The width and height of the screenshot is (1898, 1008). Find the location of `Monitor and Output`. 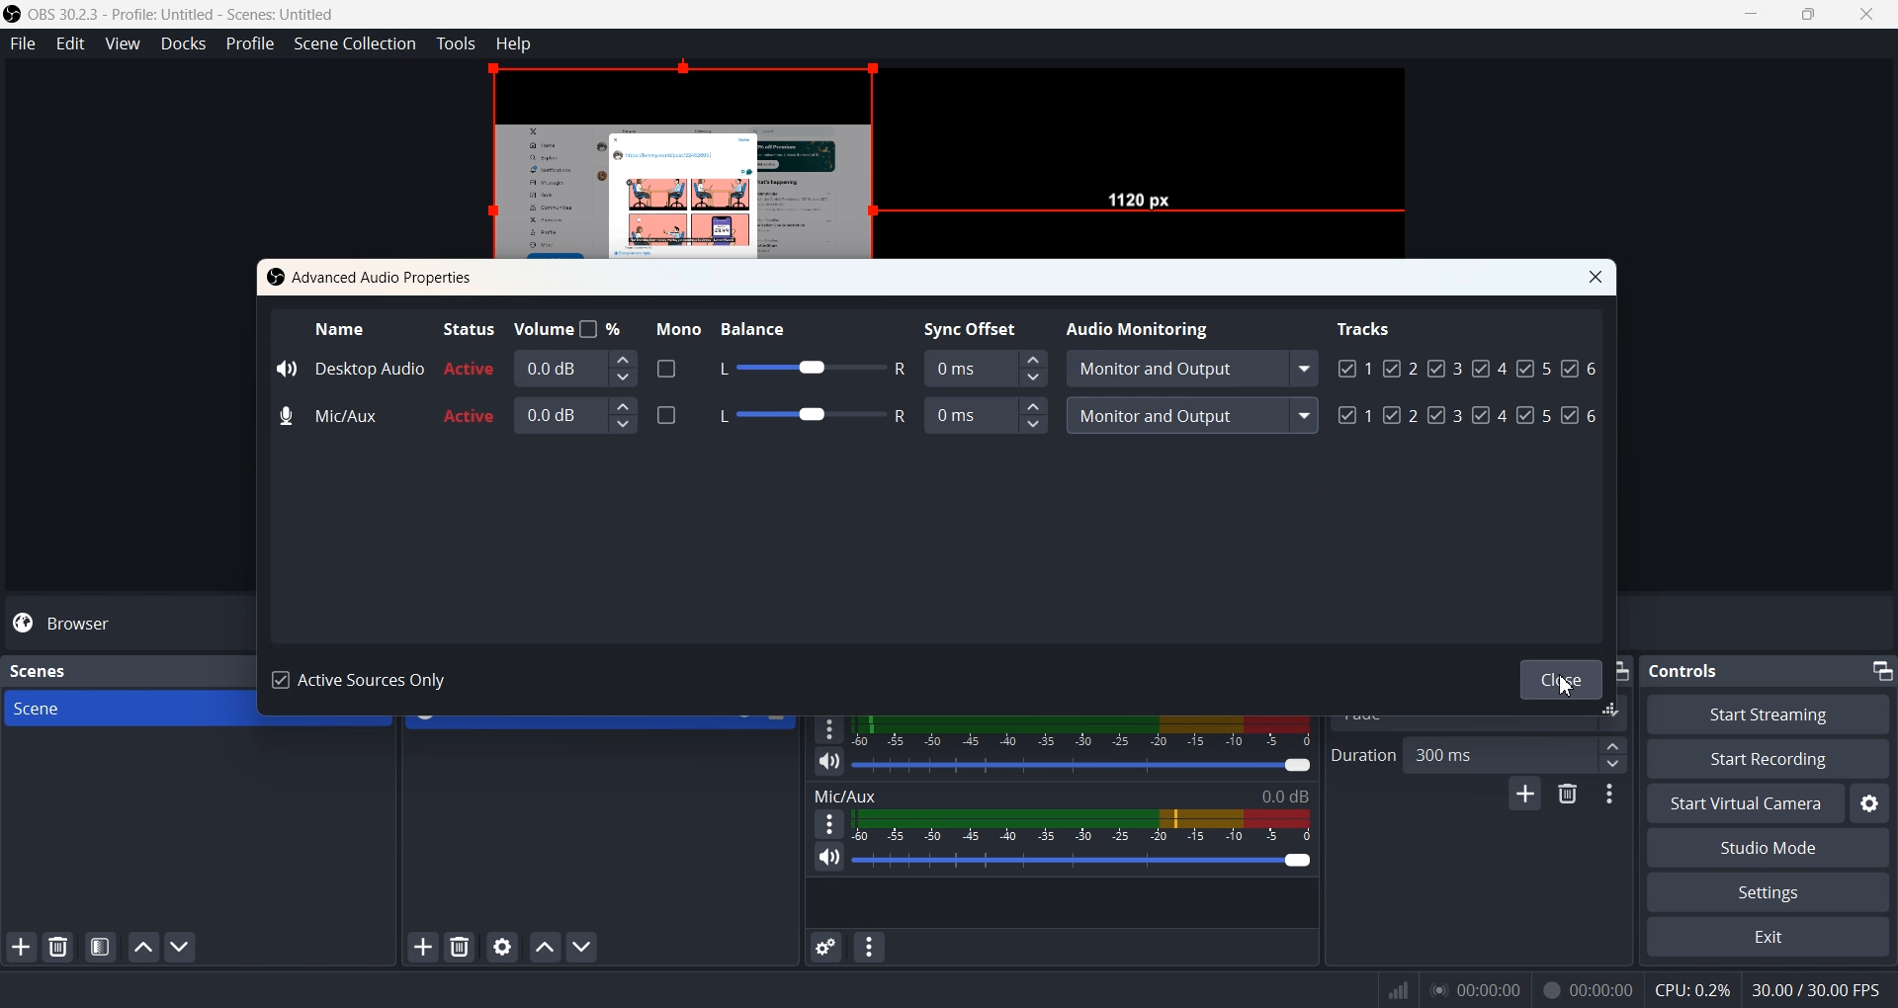

Monitor and Output is located at coordinates (1191, 415).